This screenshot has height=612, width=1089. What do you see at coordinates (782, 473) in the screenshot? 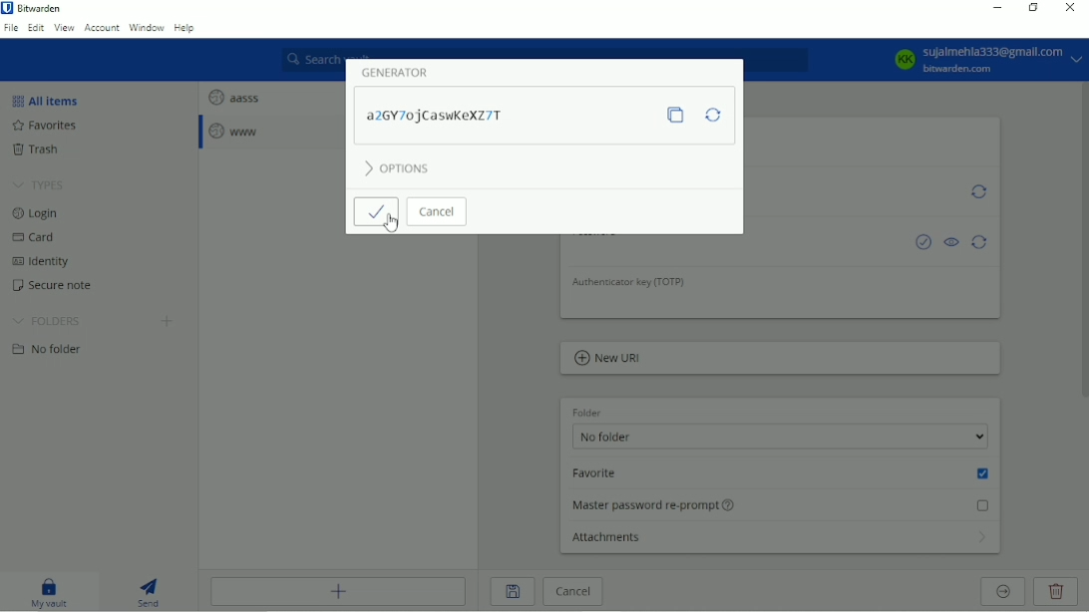
I see `Favorite` at bounding box center [782, 473].